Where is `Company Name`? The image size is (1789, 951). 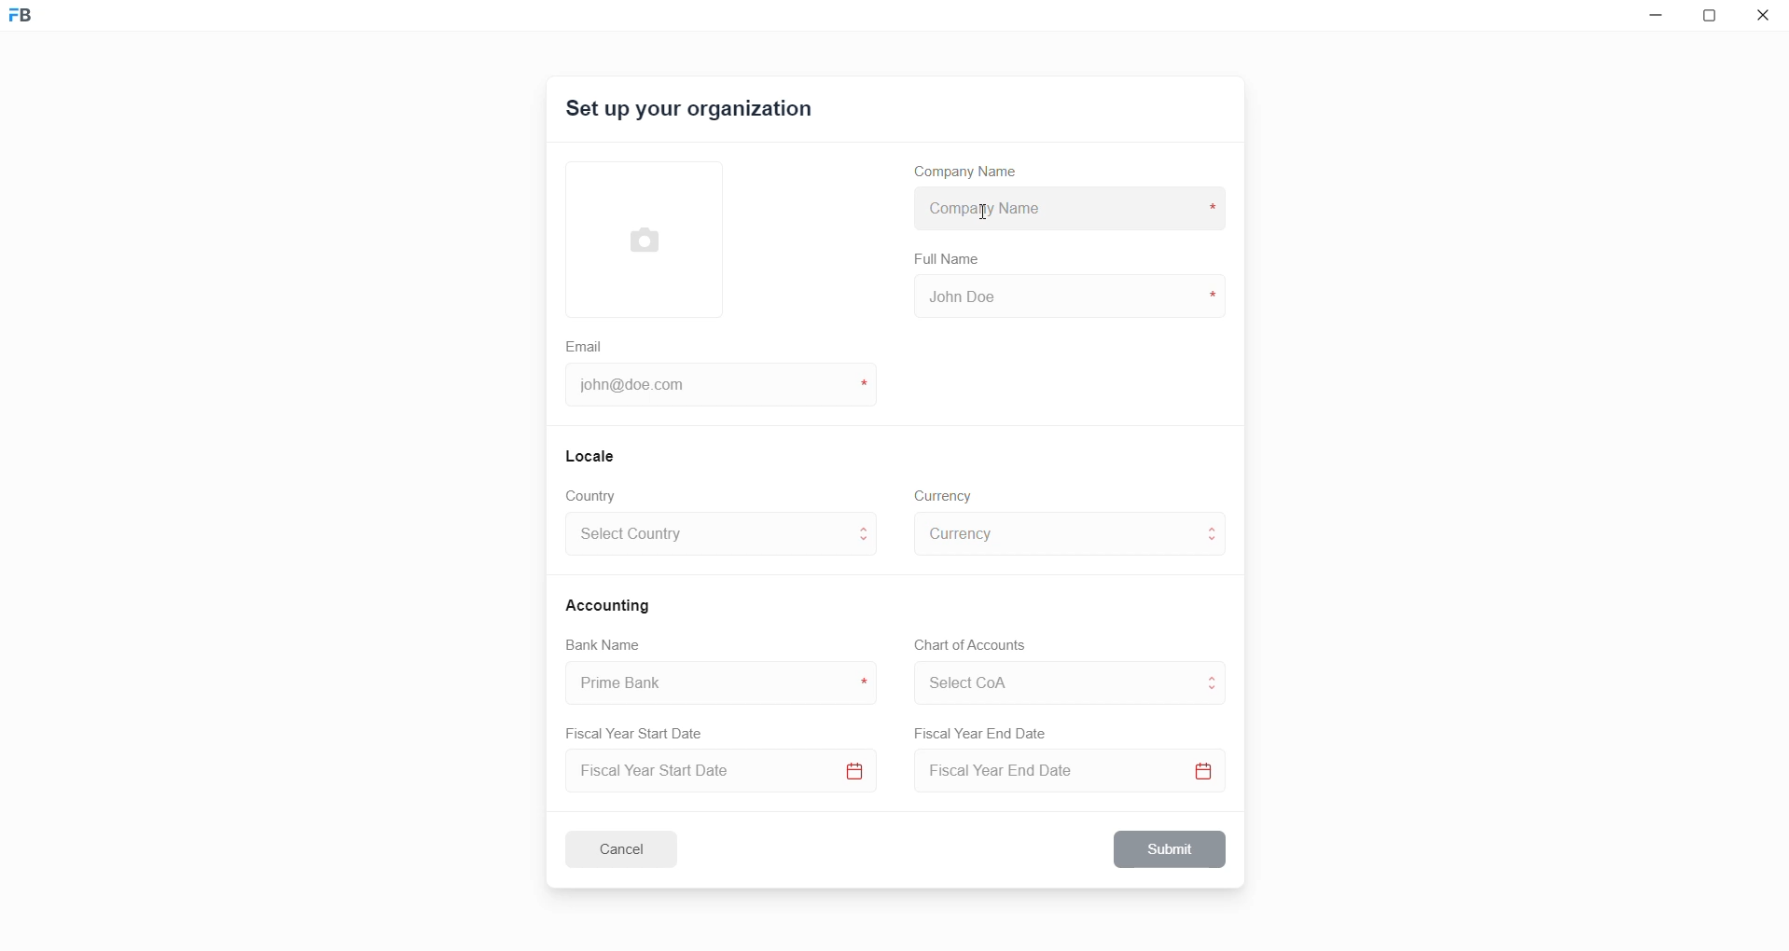
Company Name is located at coordinates (973, 174).